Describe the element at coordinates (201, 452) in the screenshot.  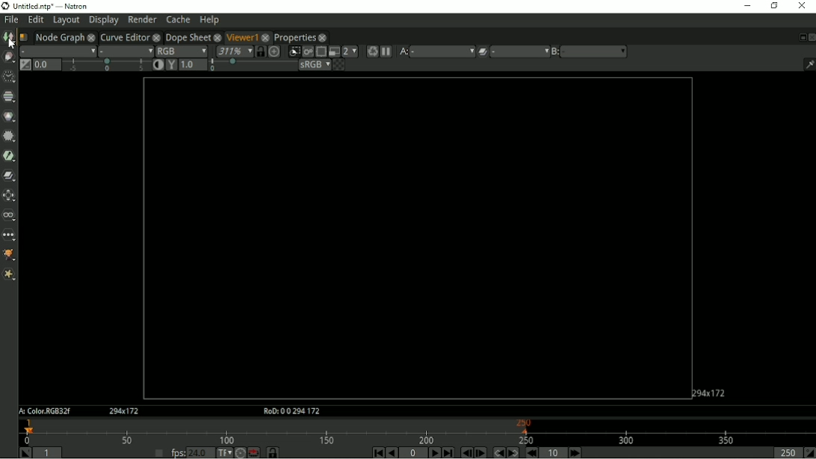
I see `24` at that location.